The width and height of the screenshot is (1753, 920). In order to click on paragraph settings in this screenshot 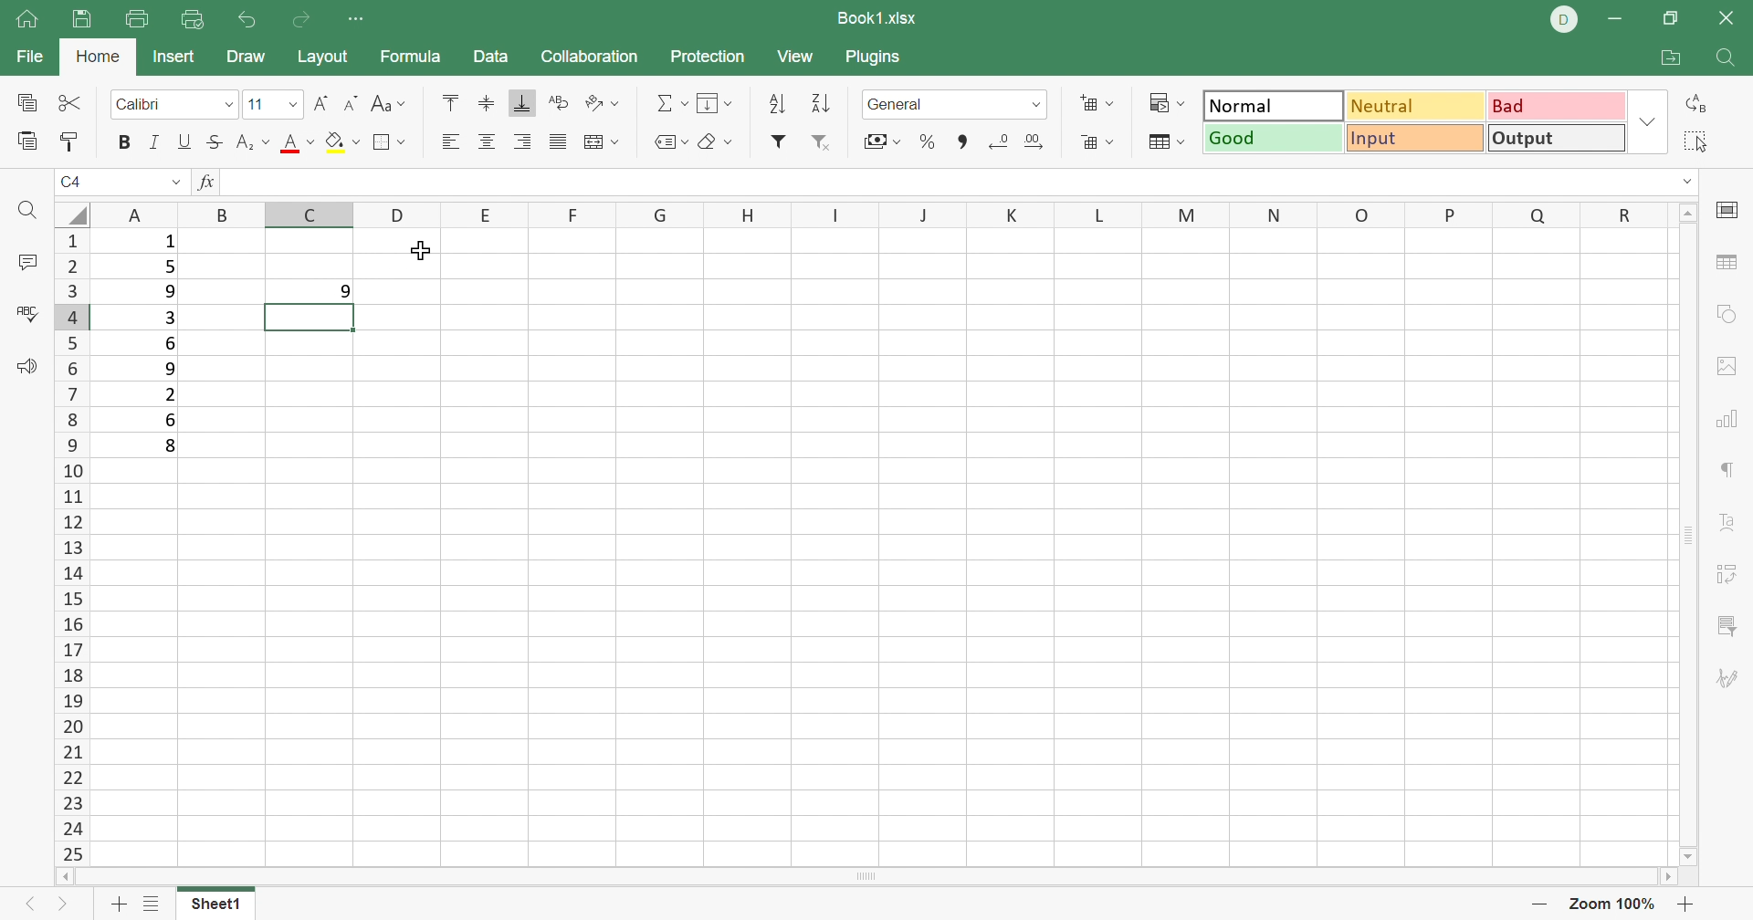, I will do `click(1733, 469)`.